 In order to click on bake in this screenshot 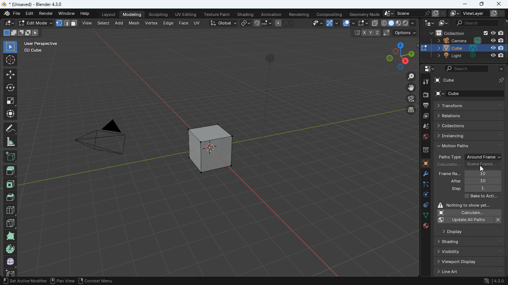, I will do `click(479, 197)`.